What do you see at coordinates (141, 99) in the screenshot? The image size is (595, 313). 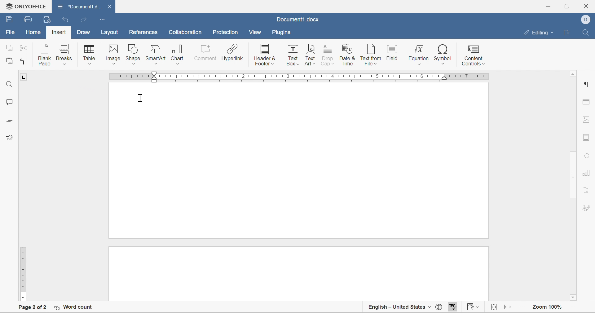 I see `Typing cursor` at bounding box center [141, 99].